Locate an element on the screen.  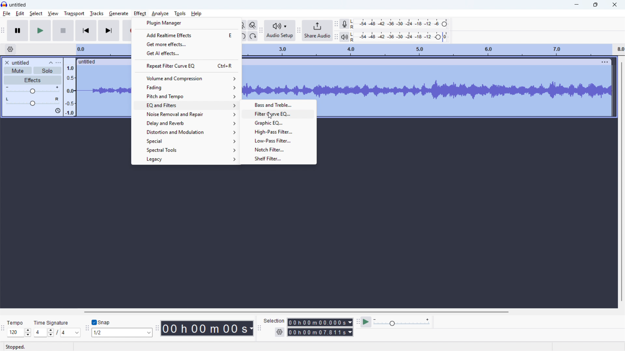
tempo is located at coordinates (15, 323).